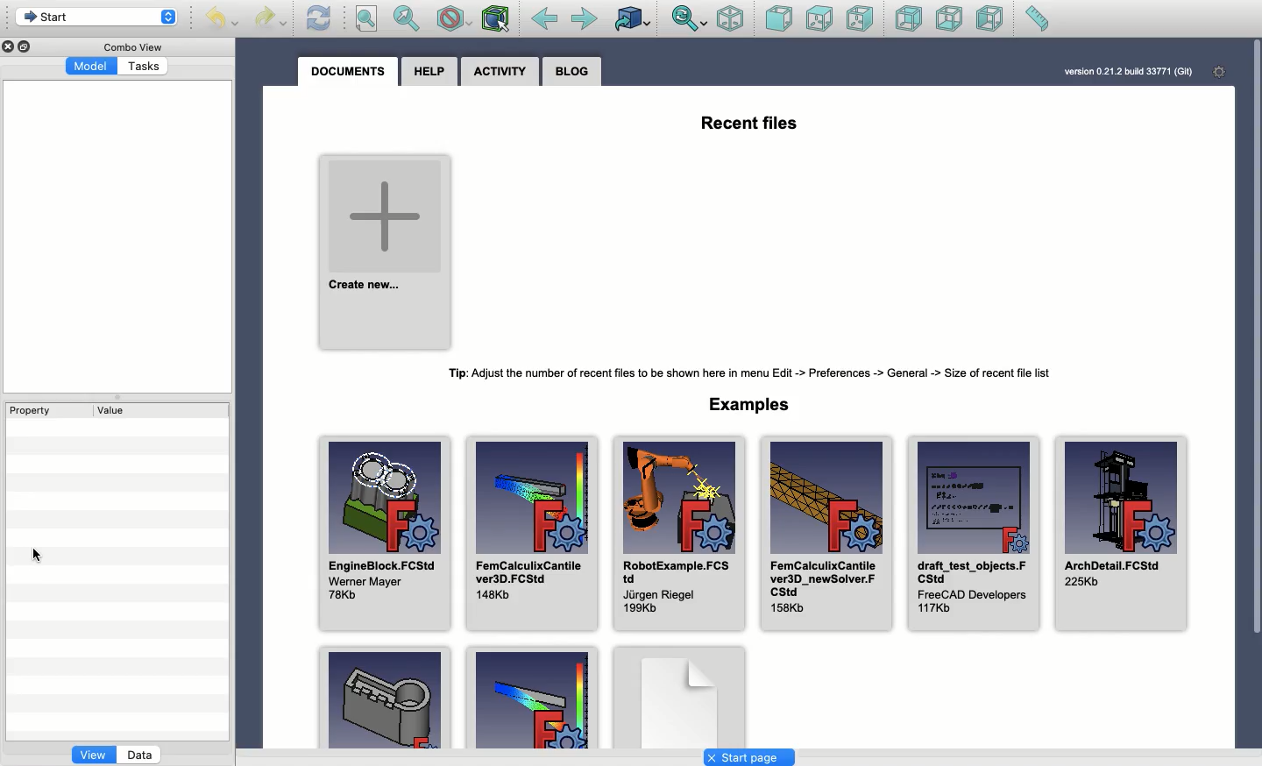  What do you see at coordinates (142, 755) in the screenshot?
I see `Data` at bounding box center [142, 755].